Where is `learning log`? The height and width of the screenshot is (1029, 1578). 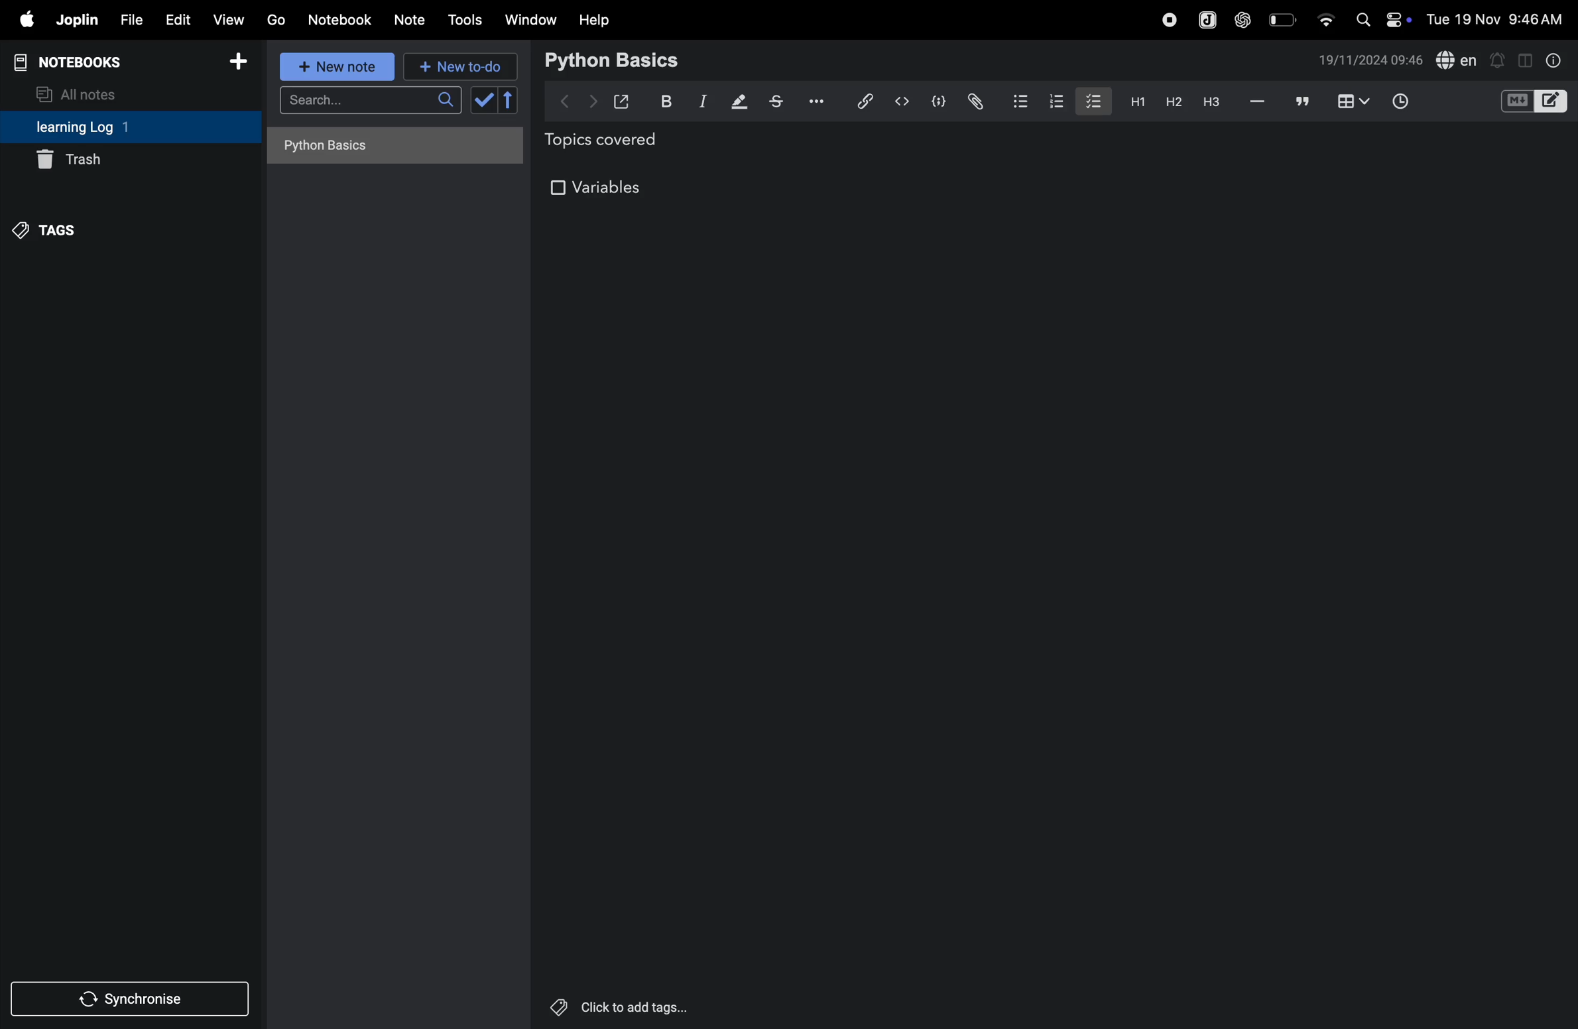
learning log is located at coordinates (101, 128).